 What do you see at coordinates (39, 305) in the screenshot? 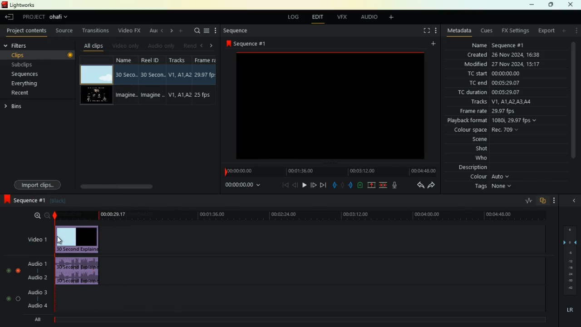
I see `audio4` at bounding box center [39, 305].